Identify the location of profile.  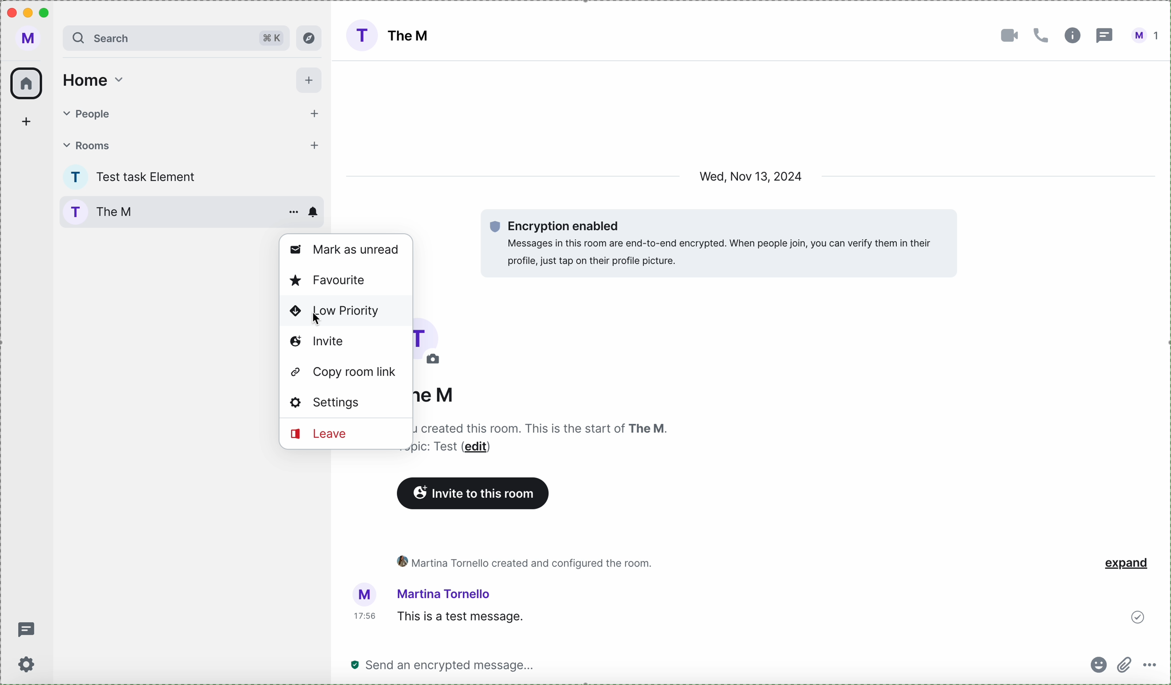
(358, 35).